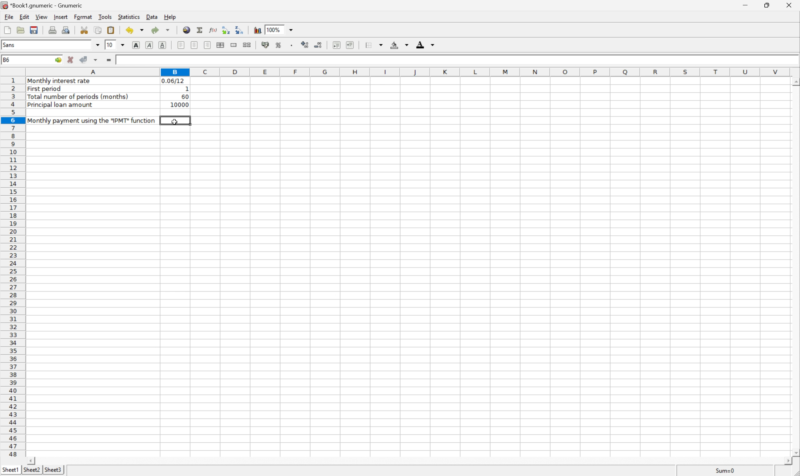 The height and width of the screenshot is (476, 800). What do you see at coordinates (32, 470) in the screenshot?
I see `Sheet2` at bounding box center [32, 470].